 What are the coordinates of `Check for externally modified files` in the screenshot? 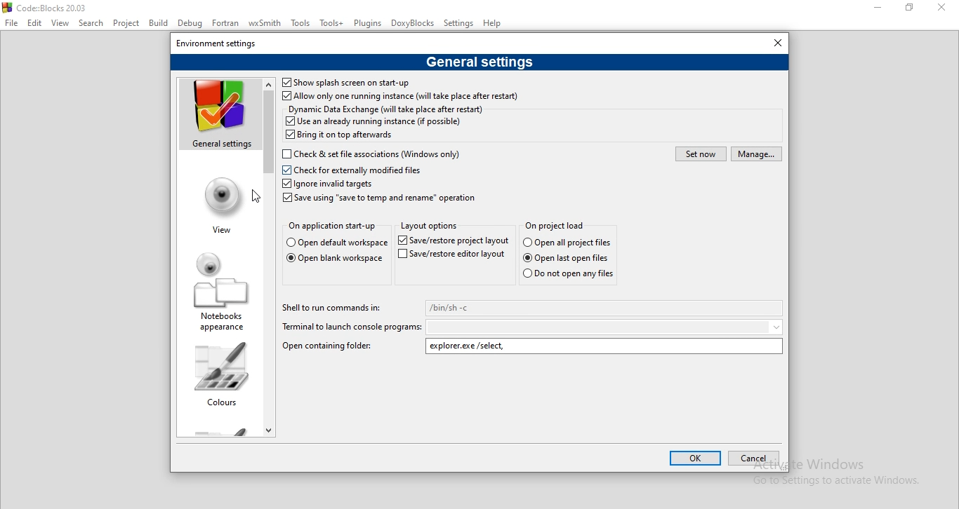 It's located at (372, 154).